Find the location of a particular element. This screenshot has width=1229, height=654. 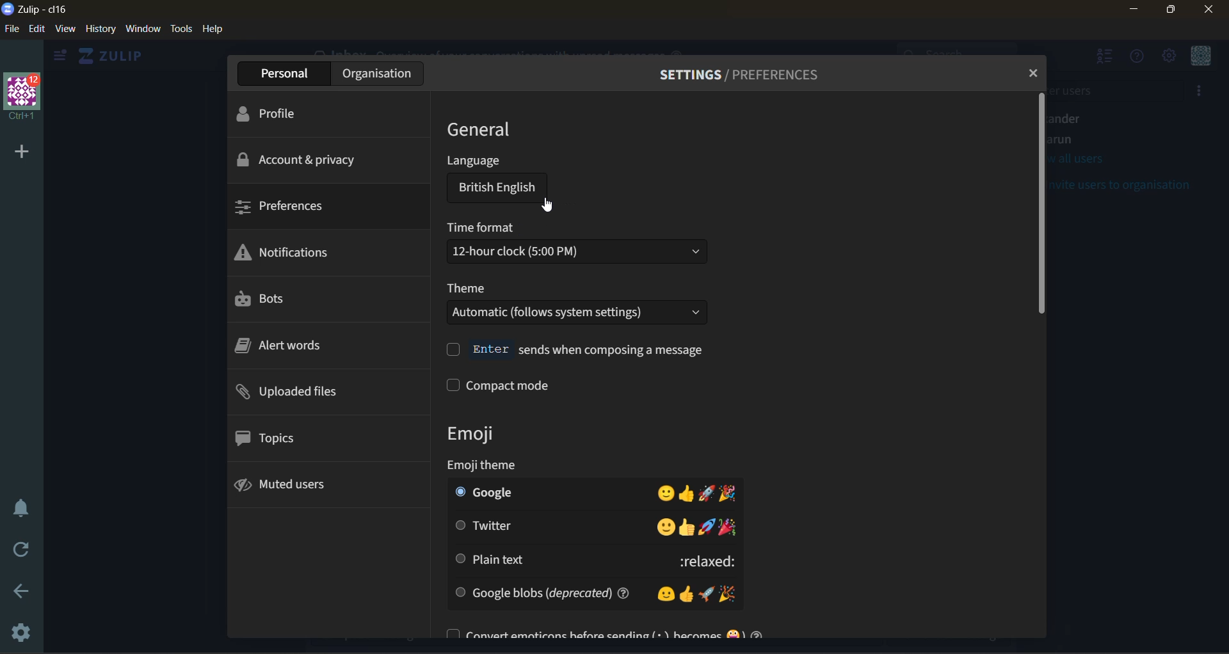

minimize is located at coordinates (1132, 10).